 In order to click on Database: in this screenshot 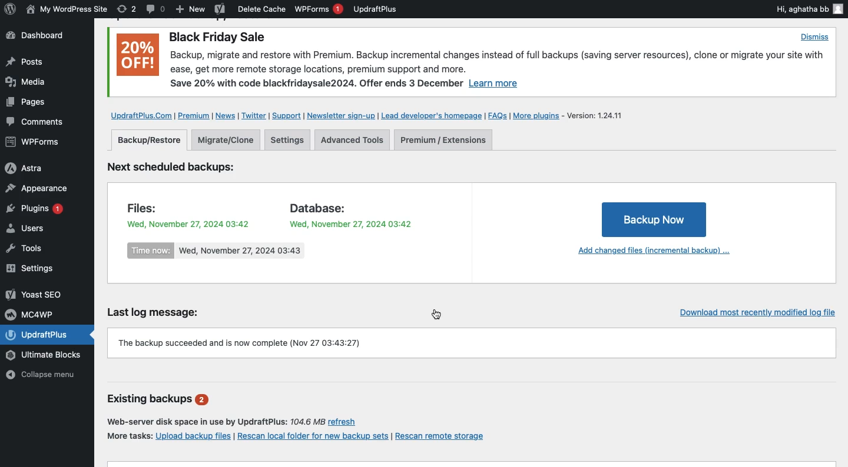, I will do `click(340, 206)`.